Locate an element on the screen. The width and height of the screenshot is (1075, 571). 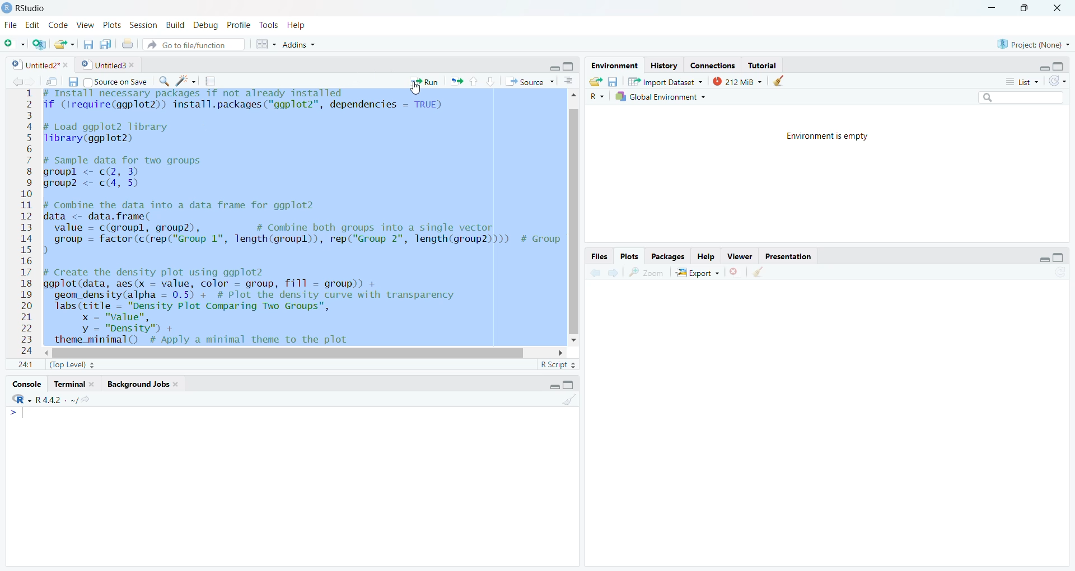
R SCRIPT is located at coordinates (556, 366).